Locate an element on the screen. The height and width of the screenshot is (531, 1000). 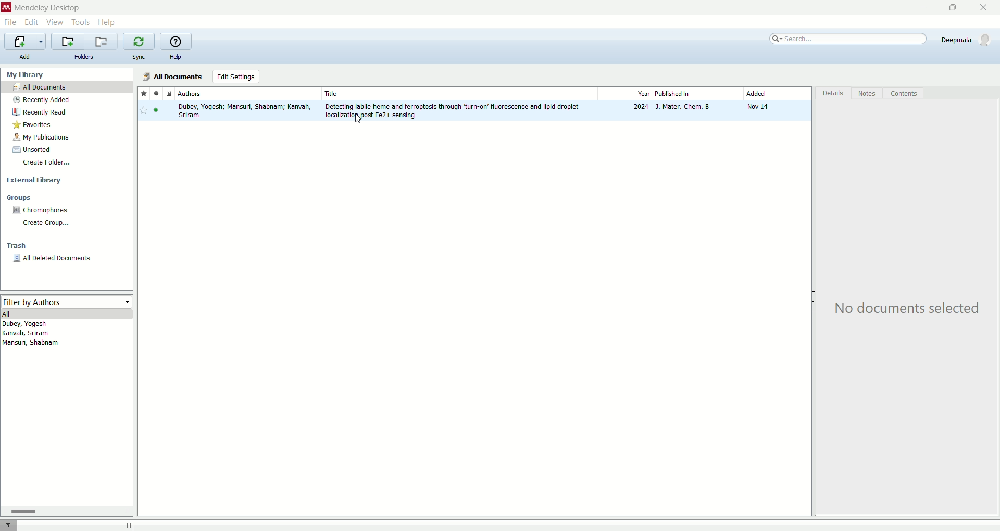
filter is located at coordinates (9, 525).